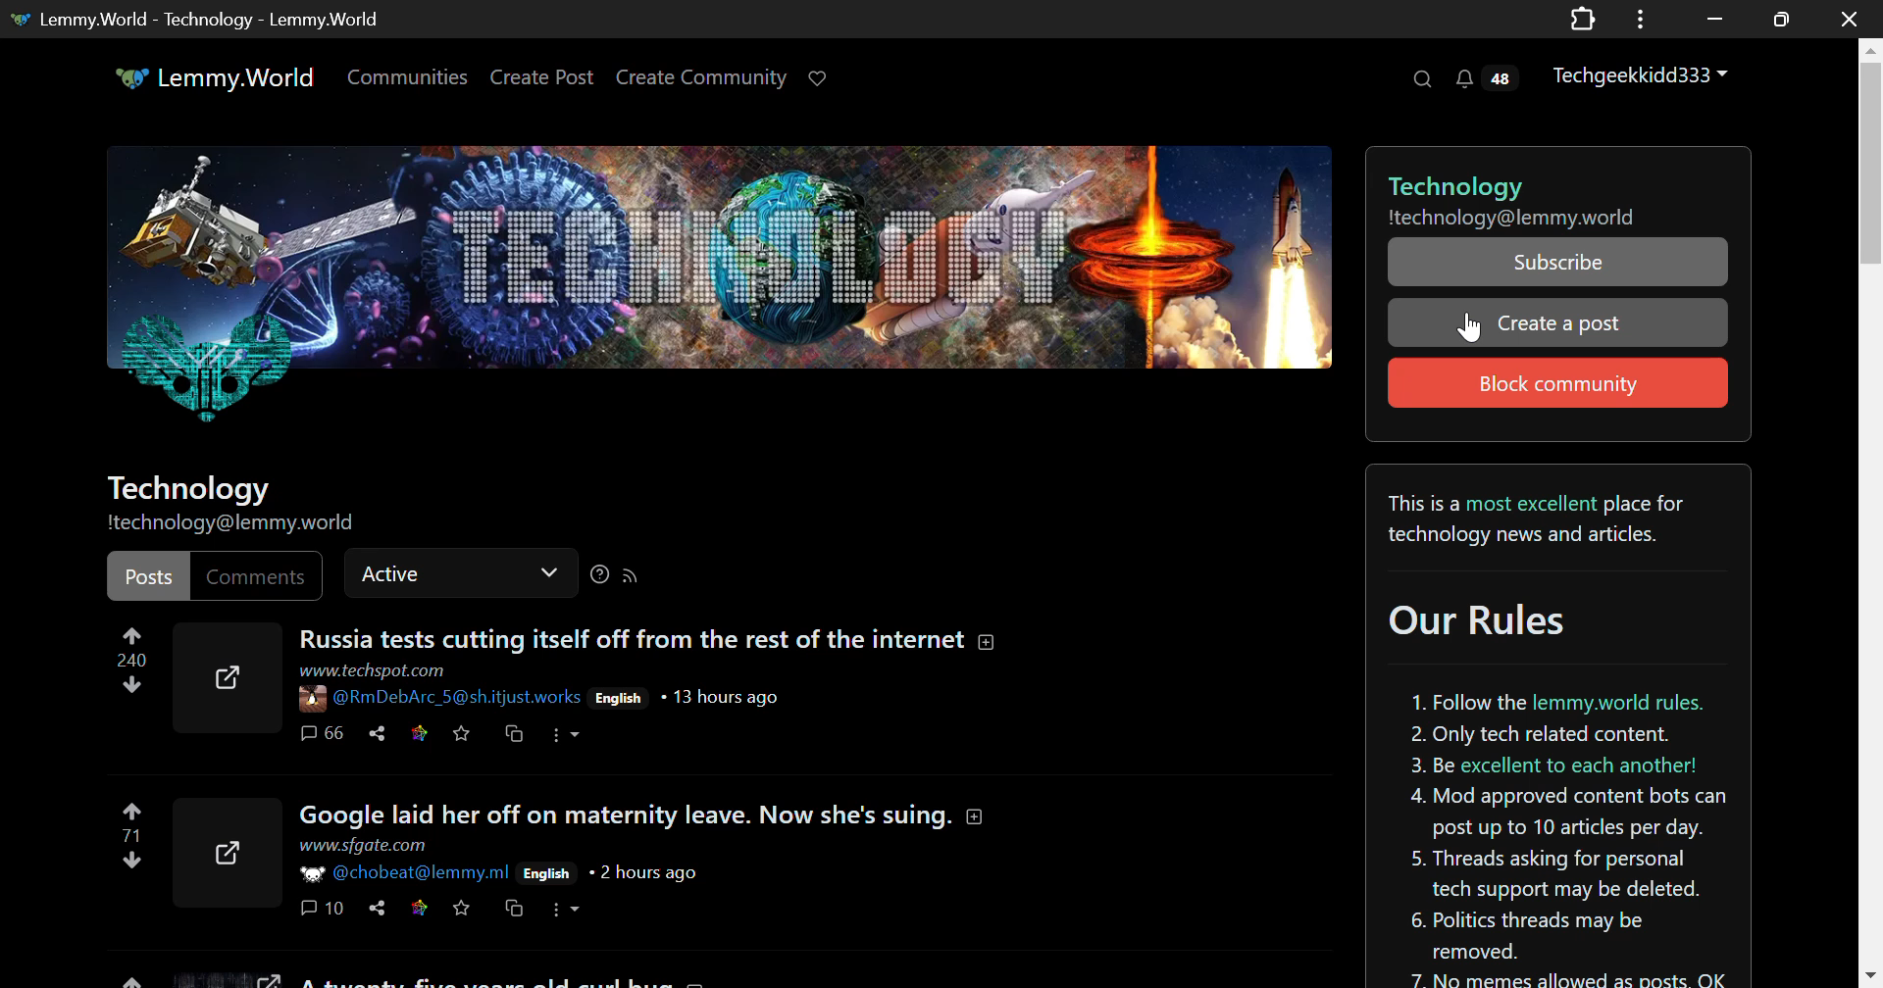 The width and height of the screenshot is (1883, 988). What do you see at coordinates (463, 732) in the screenshot?
I see `Save` at bounding box center [463, 732].